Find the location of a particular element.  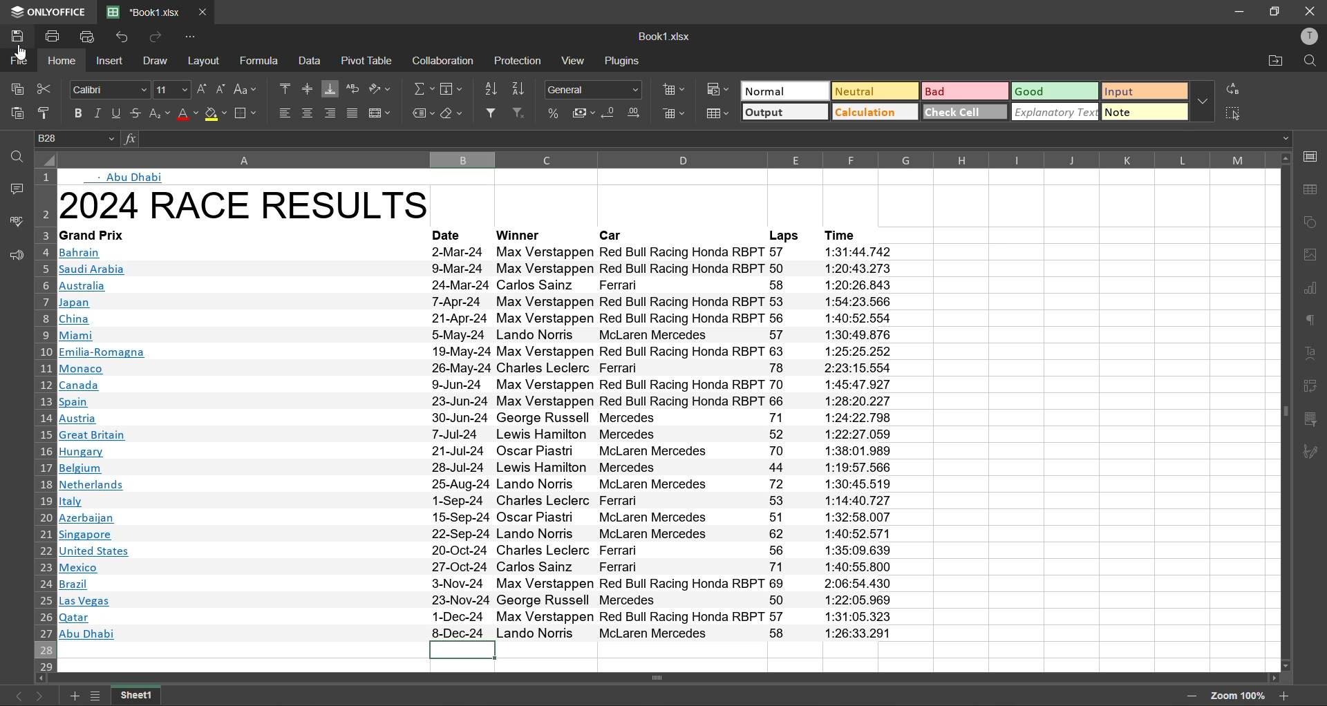

- Abu Dhabi is located at coordinates (136, 177).